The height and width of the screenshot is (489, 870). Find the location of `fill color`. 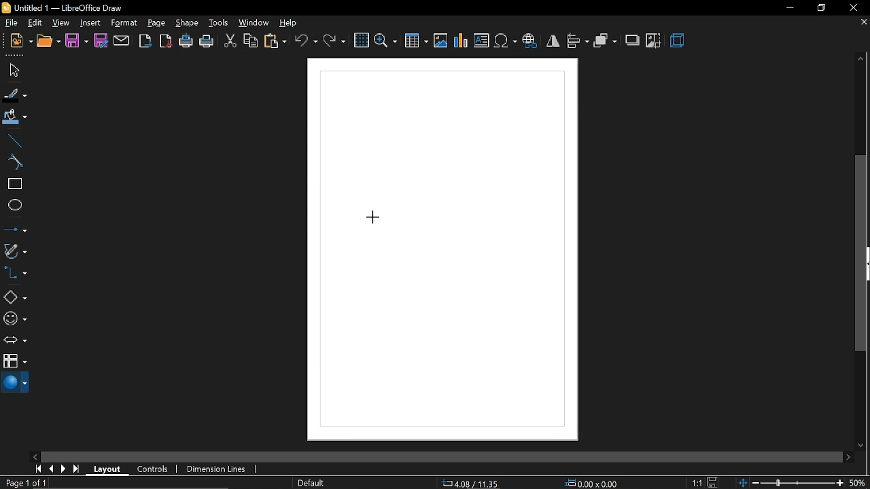

fill color is located at coordinates (16, 117).